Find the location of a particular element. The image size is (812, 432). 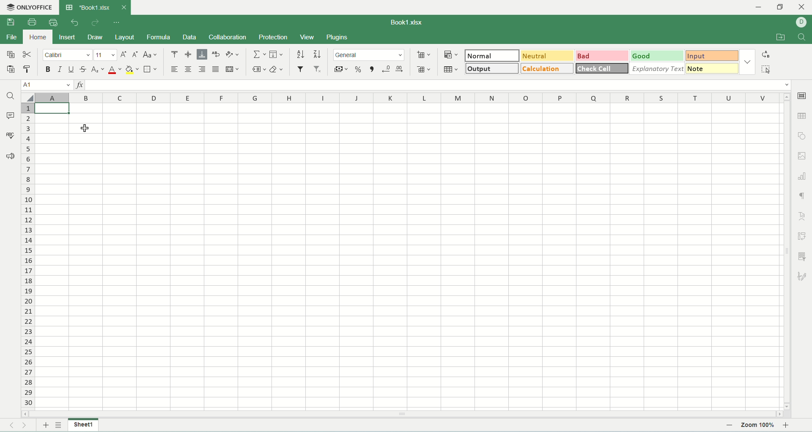

neutral is located at coordinates (549, 56).